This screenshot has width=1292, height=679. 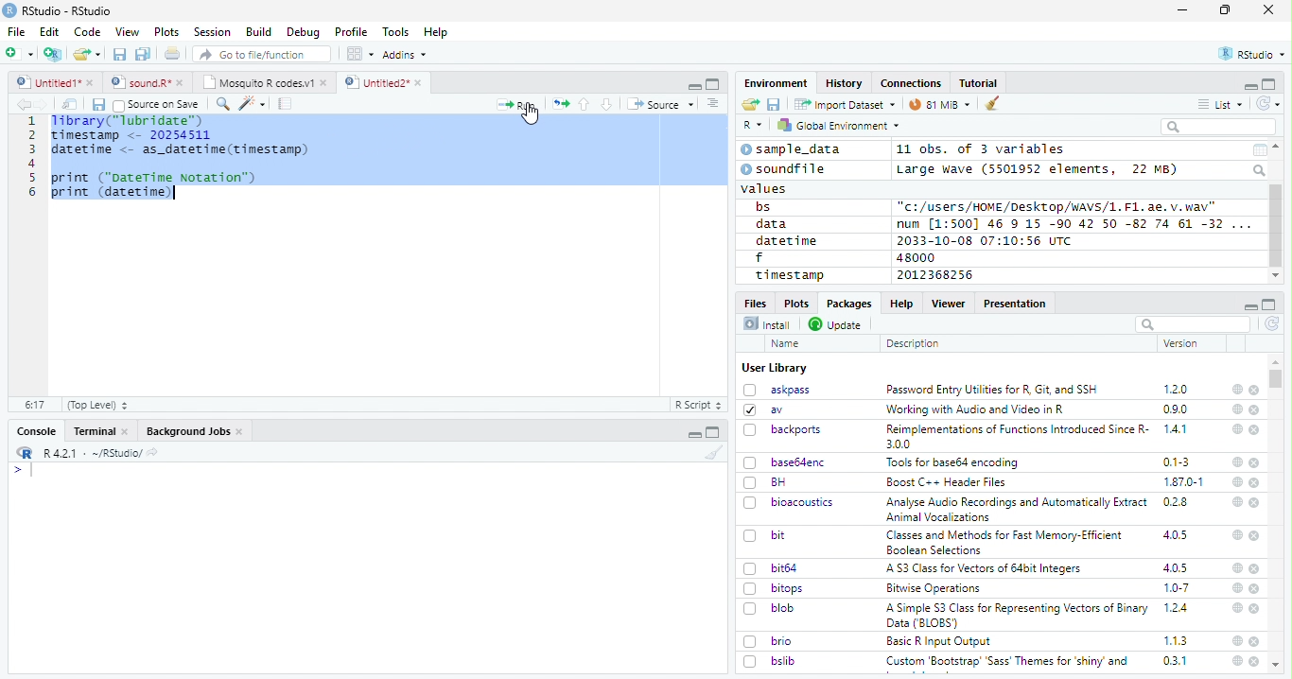 What do you see at coordinates (90, 453) in the screenshot?
I see `R 4.2.1 - ~/RStudio/` at bounding box center [90, 453].